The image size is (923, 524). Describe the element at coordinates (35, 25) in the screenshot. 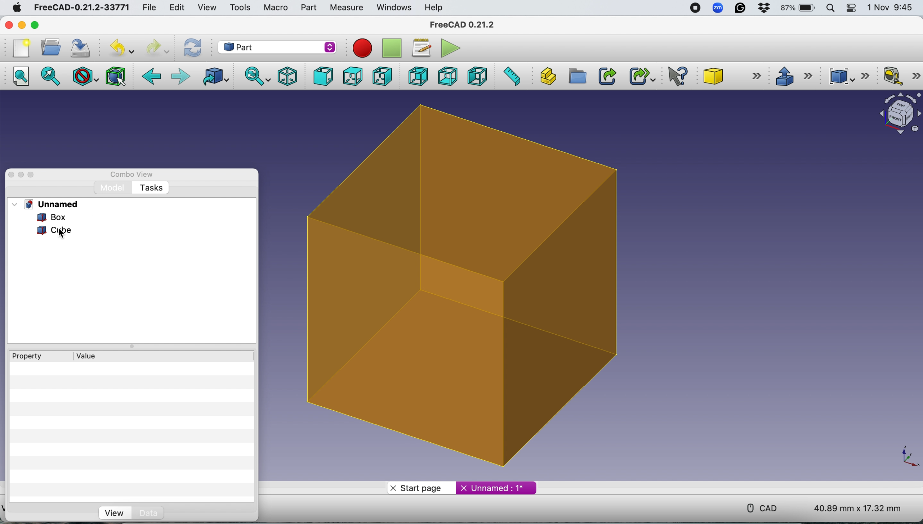

I see `Maximise` at that location.